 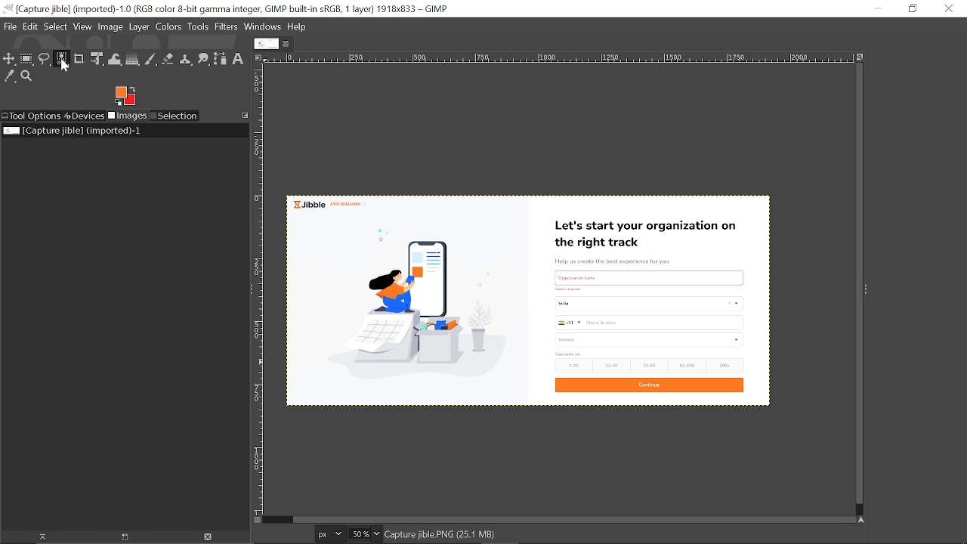 What do you see at coordinates (856, 285) in the screenshot?
I see `Vertical scrollbar` at bounding box center [856, 285].